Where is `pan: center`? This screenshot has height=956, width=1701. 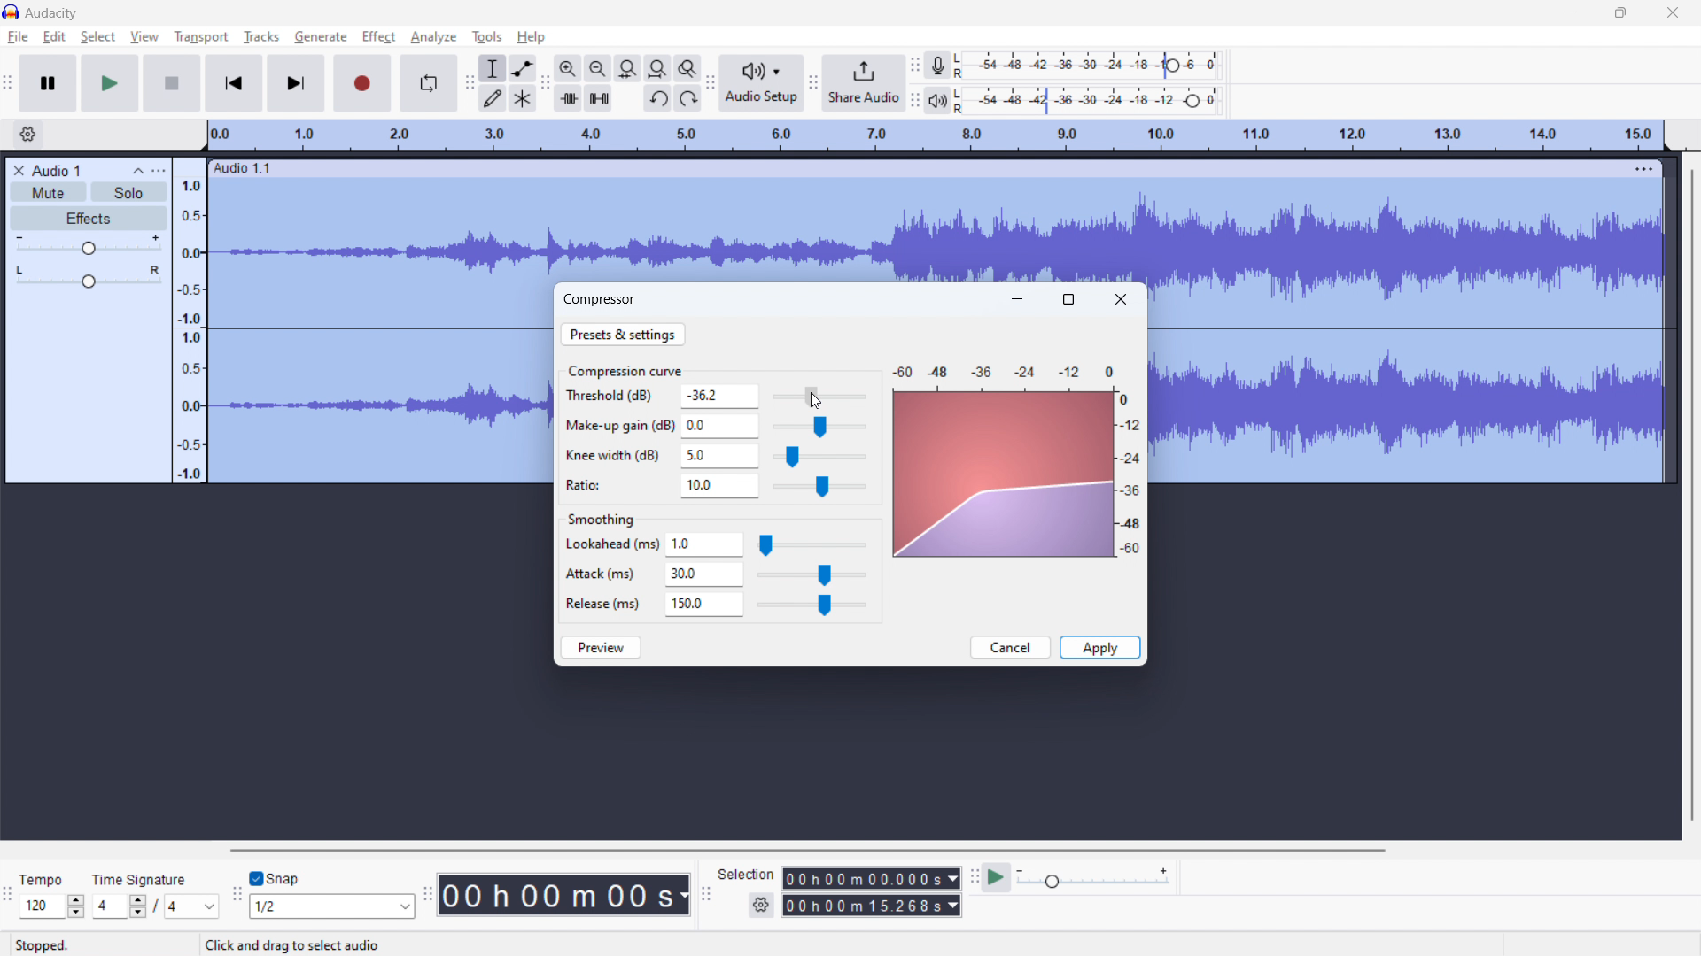
pan: center is located at coordinates (88, 276).